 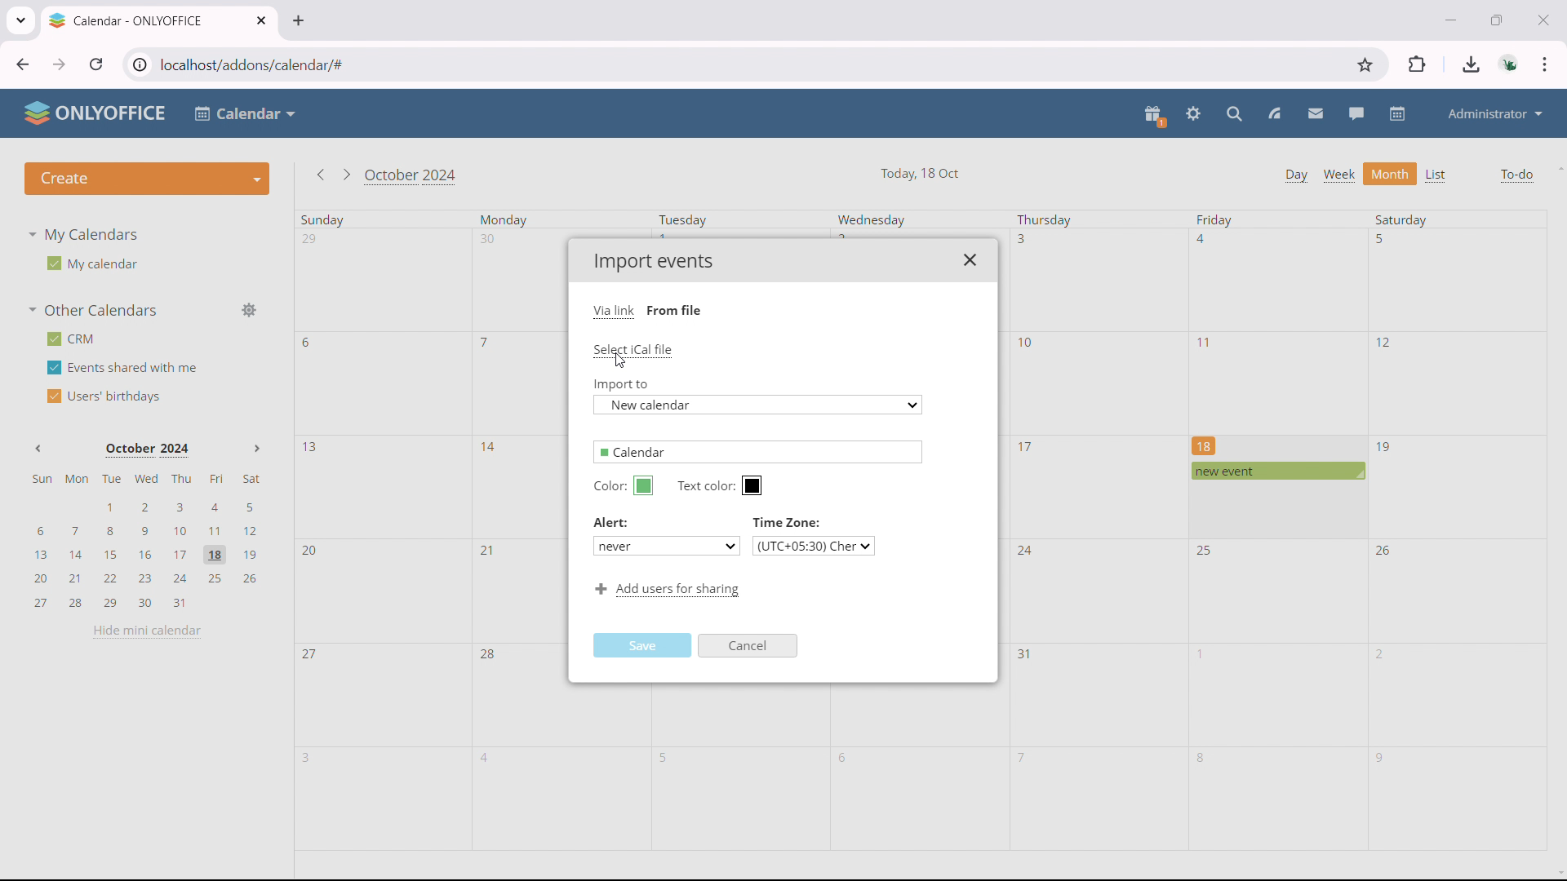 I want to click on 28, so click(x=489, y=656).